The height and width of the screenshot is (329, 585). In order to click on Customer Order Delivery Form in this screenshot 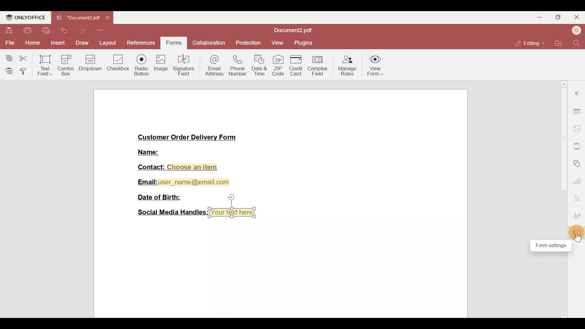, I will do `click(186, 136)`.